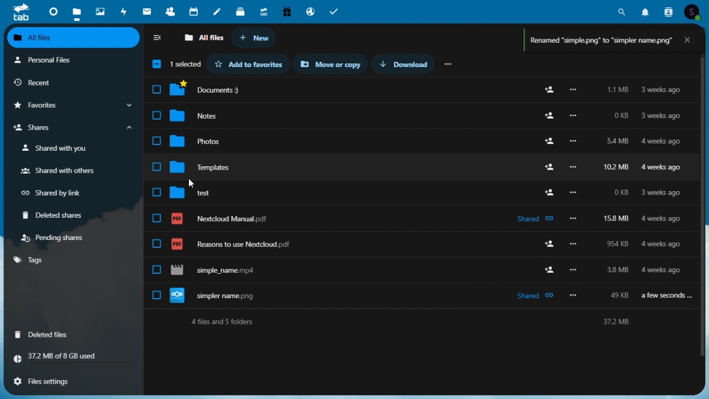 The width and height of the screenshot is (709, 399). What do you see at coordinates (45, 334) in the screenshot?
I see `deleted files` at bounding box center [45, 334].